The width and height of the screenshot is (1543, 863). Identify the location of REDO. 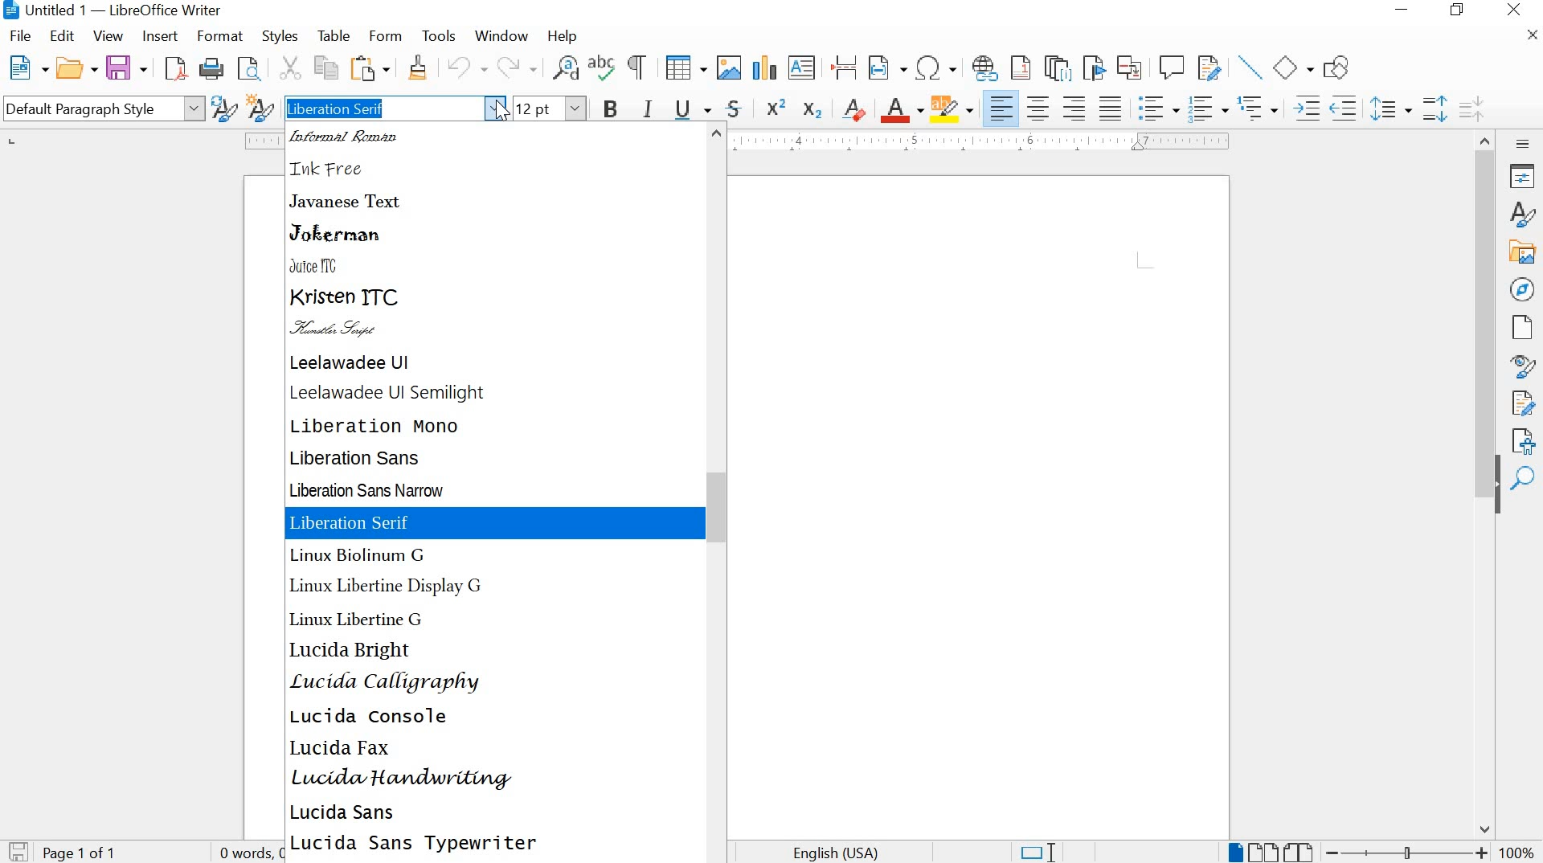
(519, 68).